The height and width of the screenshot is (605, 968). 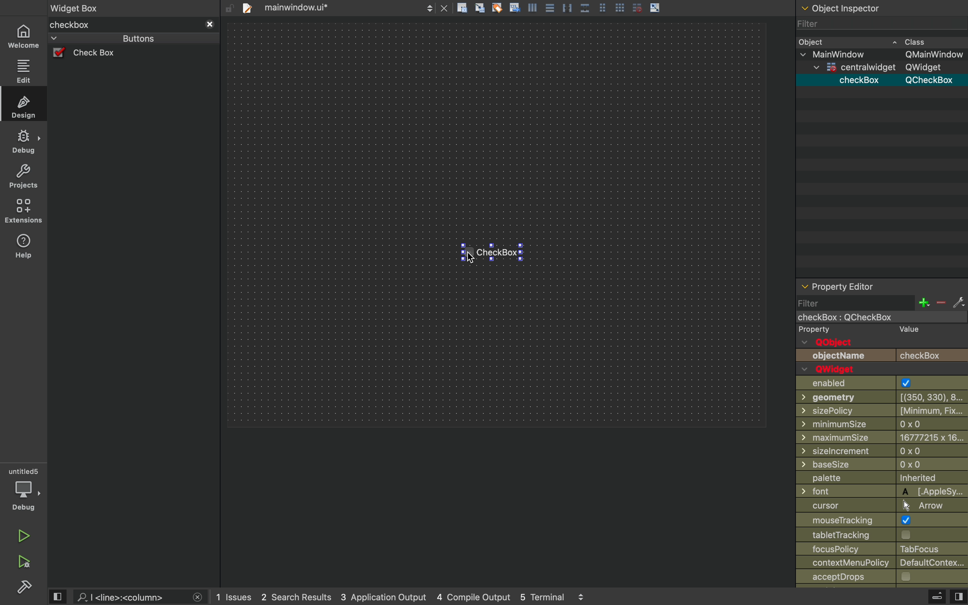 What do you see at coordinates (462, 8) in the screenshot?
I see `create rectangle` at bounding box center [462, 8].